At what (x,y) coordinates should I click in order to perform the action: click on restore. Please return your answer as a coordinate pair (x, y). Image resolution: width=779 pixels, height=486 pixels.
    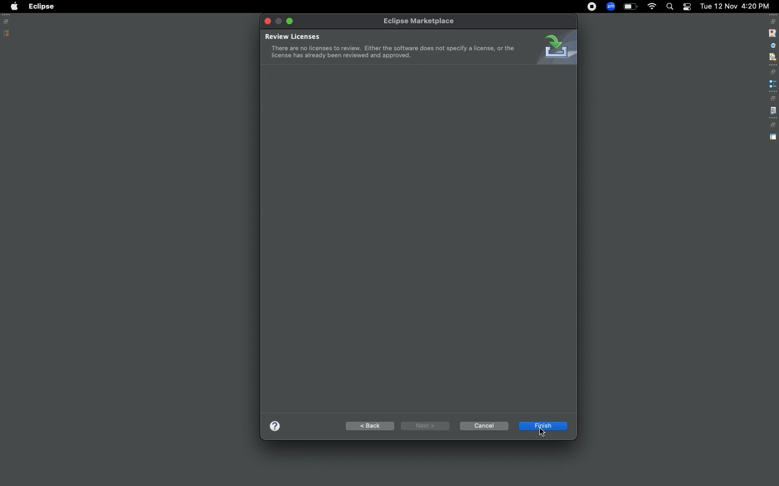
    Looking at the image, I should click on (774, 72).